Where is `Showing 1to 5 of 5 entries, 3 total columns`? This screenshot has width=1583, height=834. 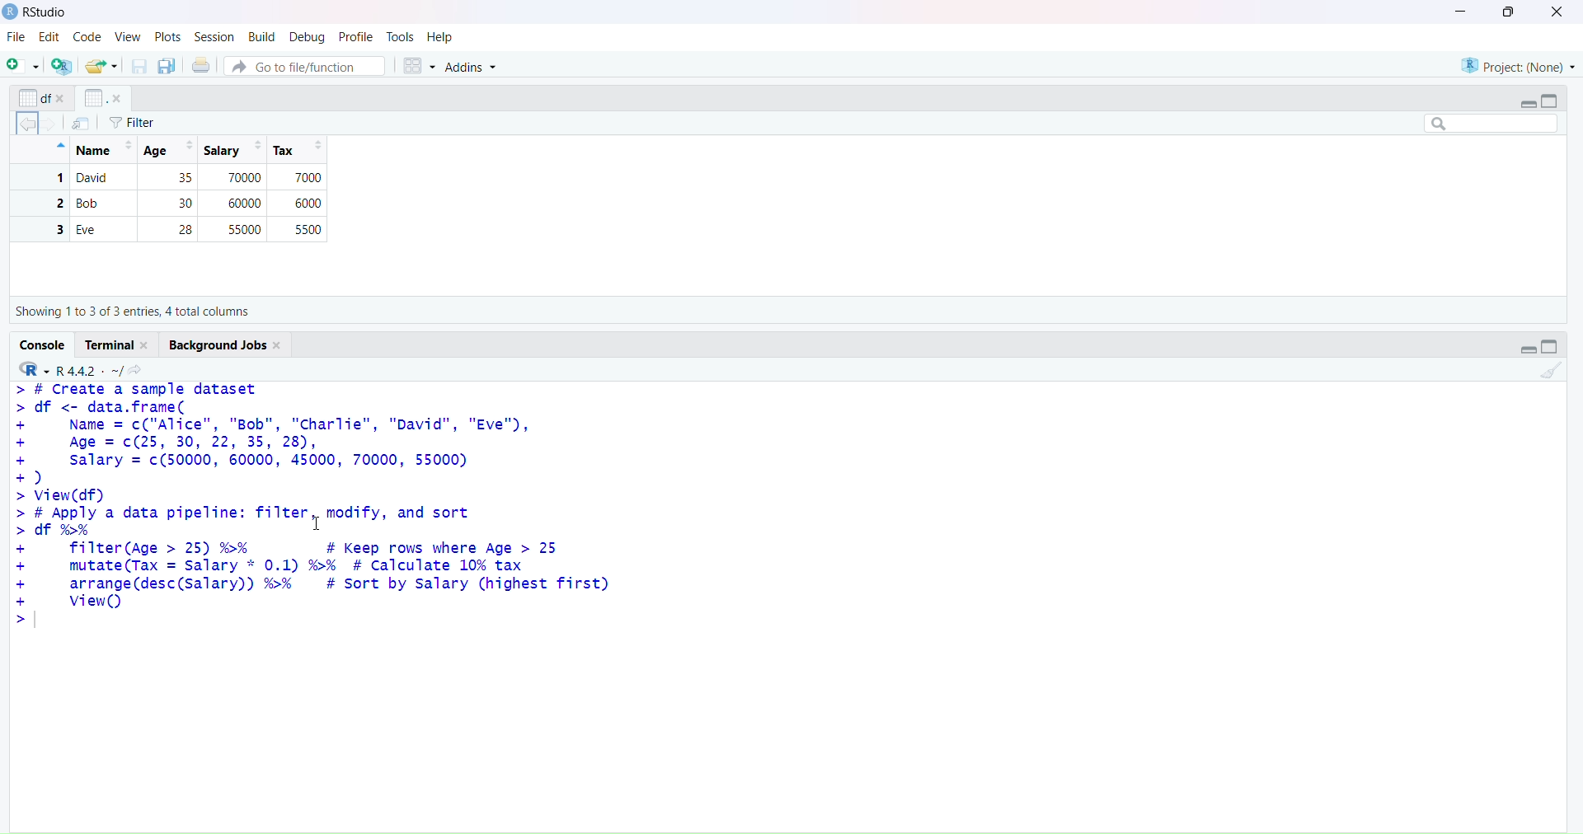 Showing 1to 5 of 5 entries, 3 total columns is located at coordinates (133, 313).